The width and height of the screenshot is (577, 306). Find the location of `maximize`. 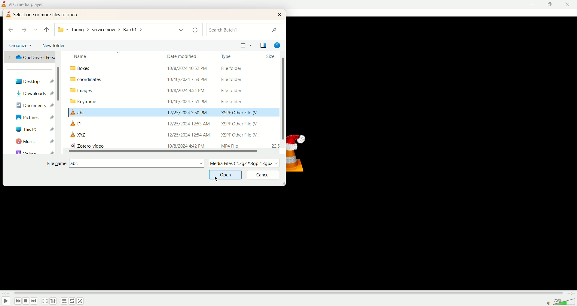

maximize is located at coordinates (550, 5).